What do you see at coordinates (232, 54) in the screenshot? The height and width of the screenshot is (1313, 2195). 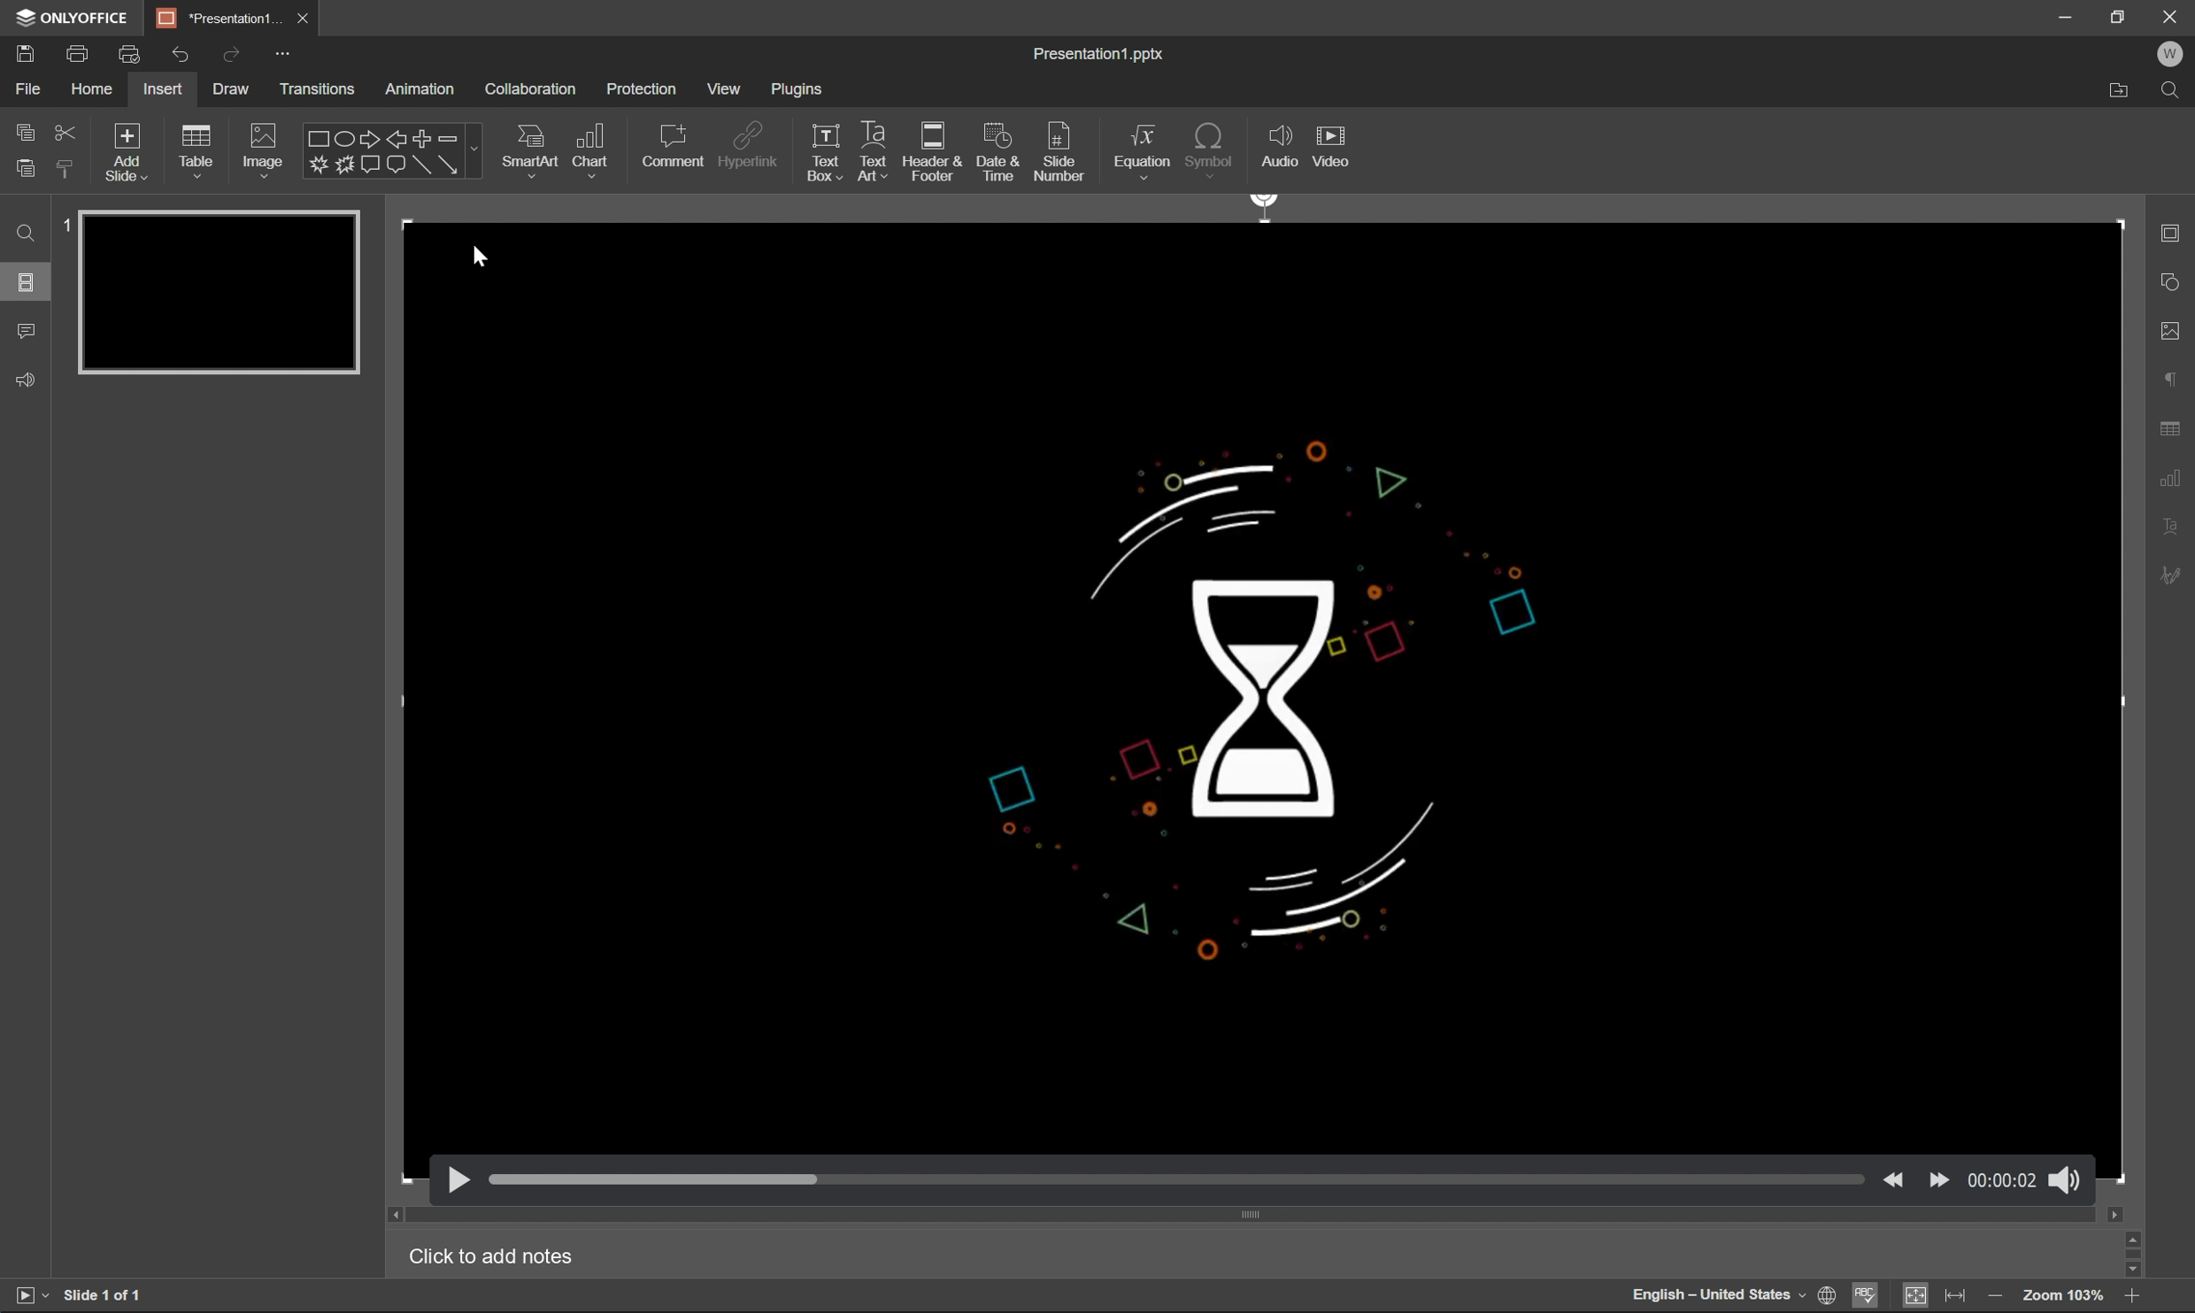 I see `redo` at bounding box center [232, 54].